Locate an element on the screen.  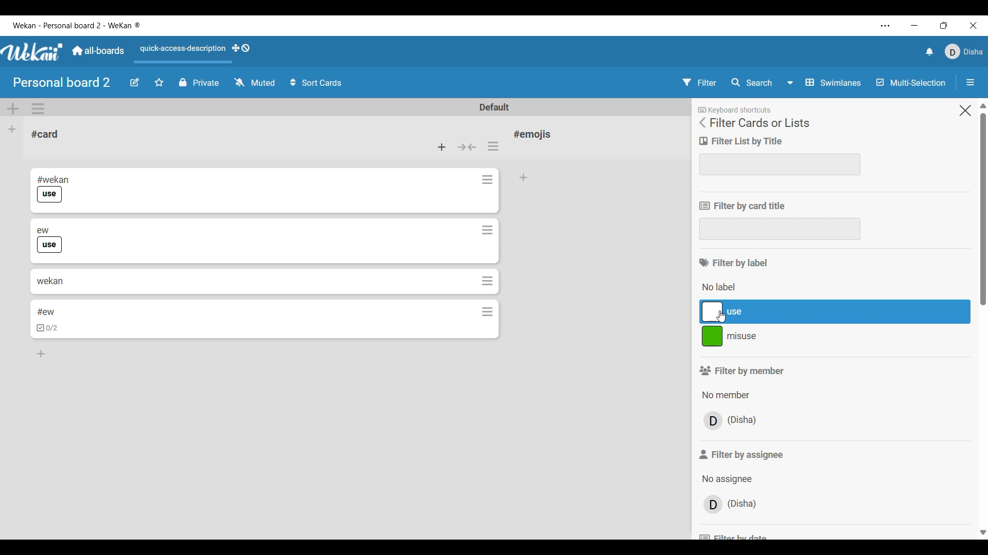
Quick access description is located at coordinates (181, 49).